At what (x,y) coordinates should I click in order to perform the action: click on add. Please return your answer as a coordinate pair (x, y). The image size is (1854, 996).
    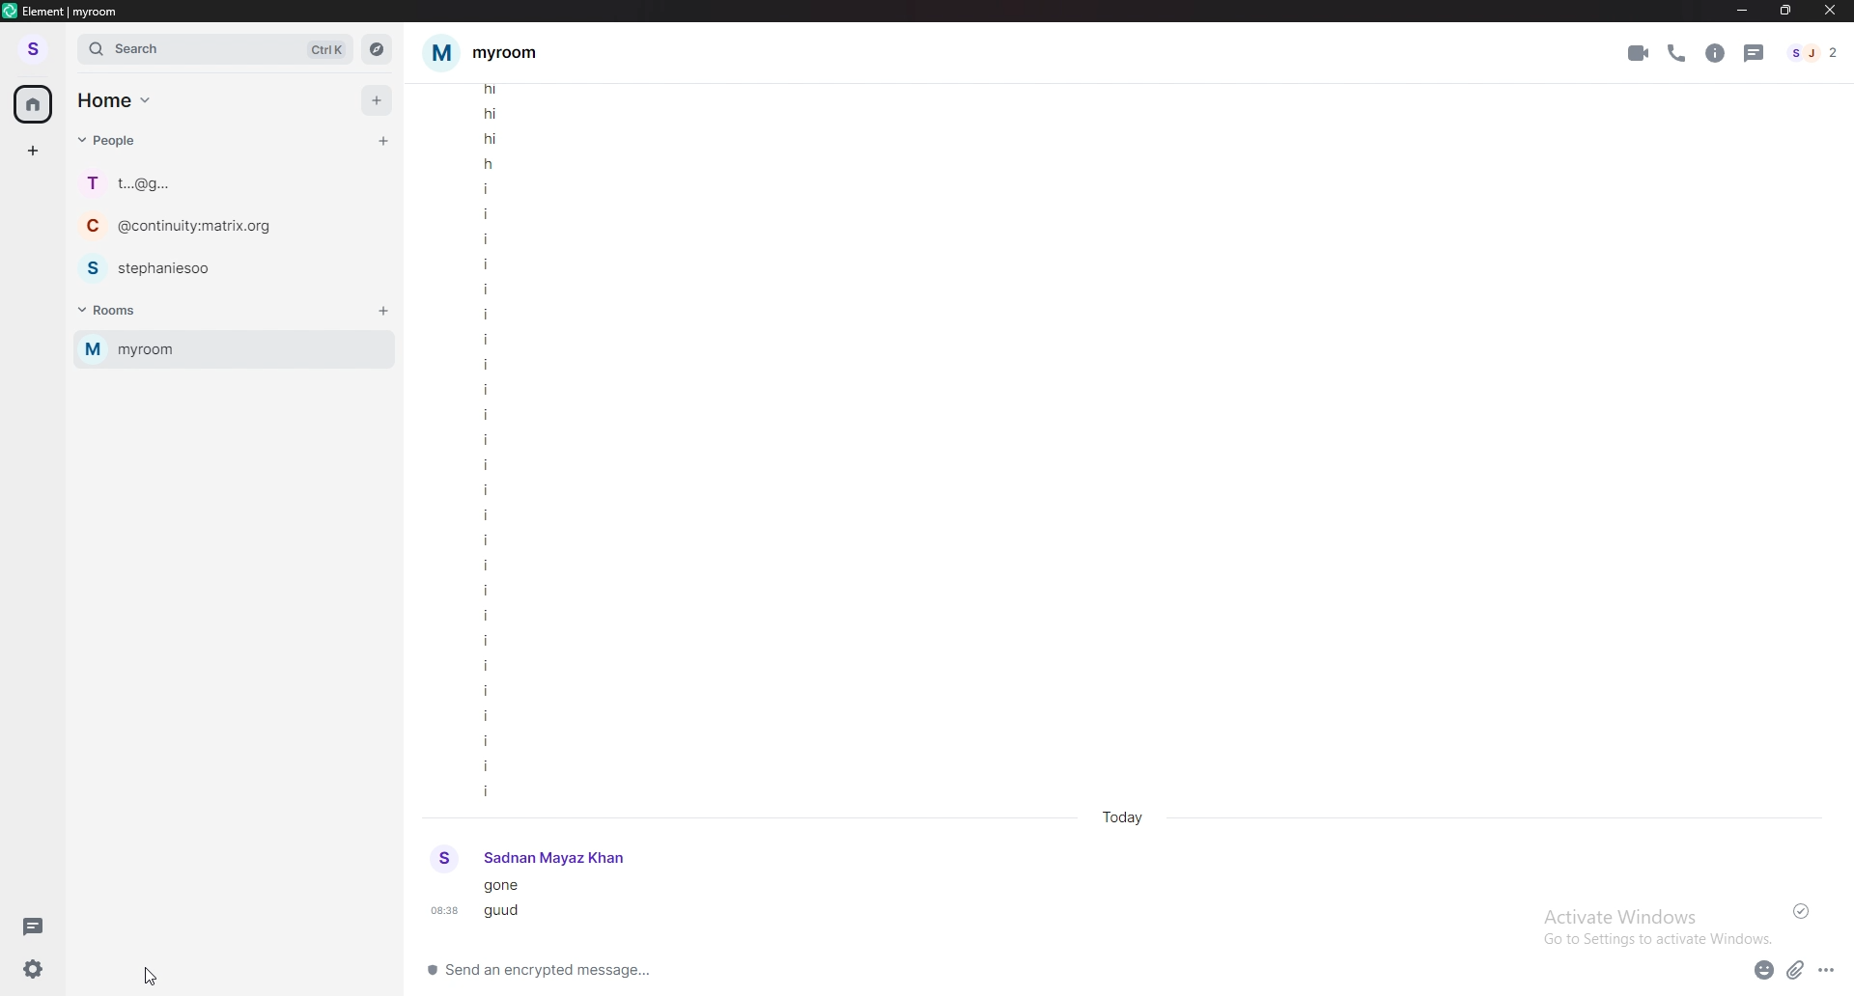
    Looking at the image, I should click on (379, 99).